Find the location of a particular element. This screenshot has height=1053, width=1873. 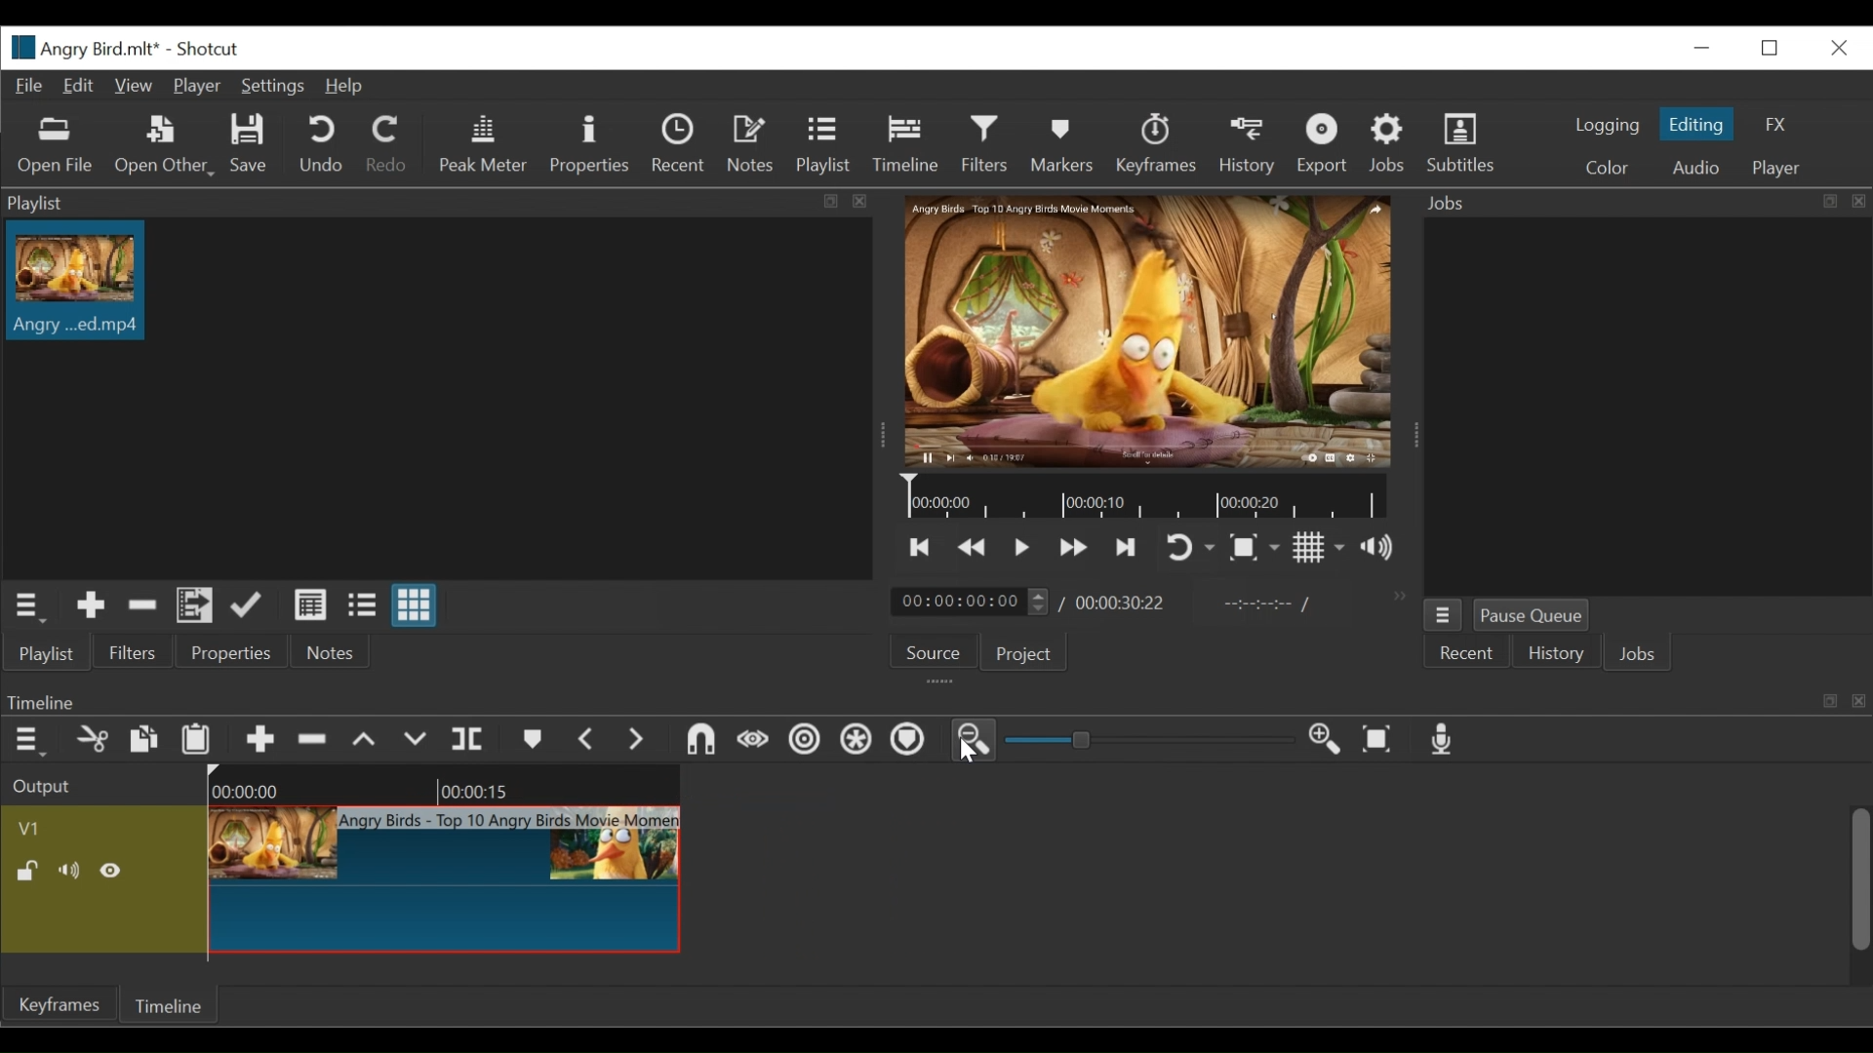

Editing is located at coordinates (1699, 124).